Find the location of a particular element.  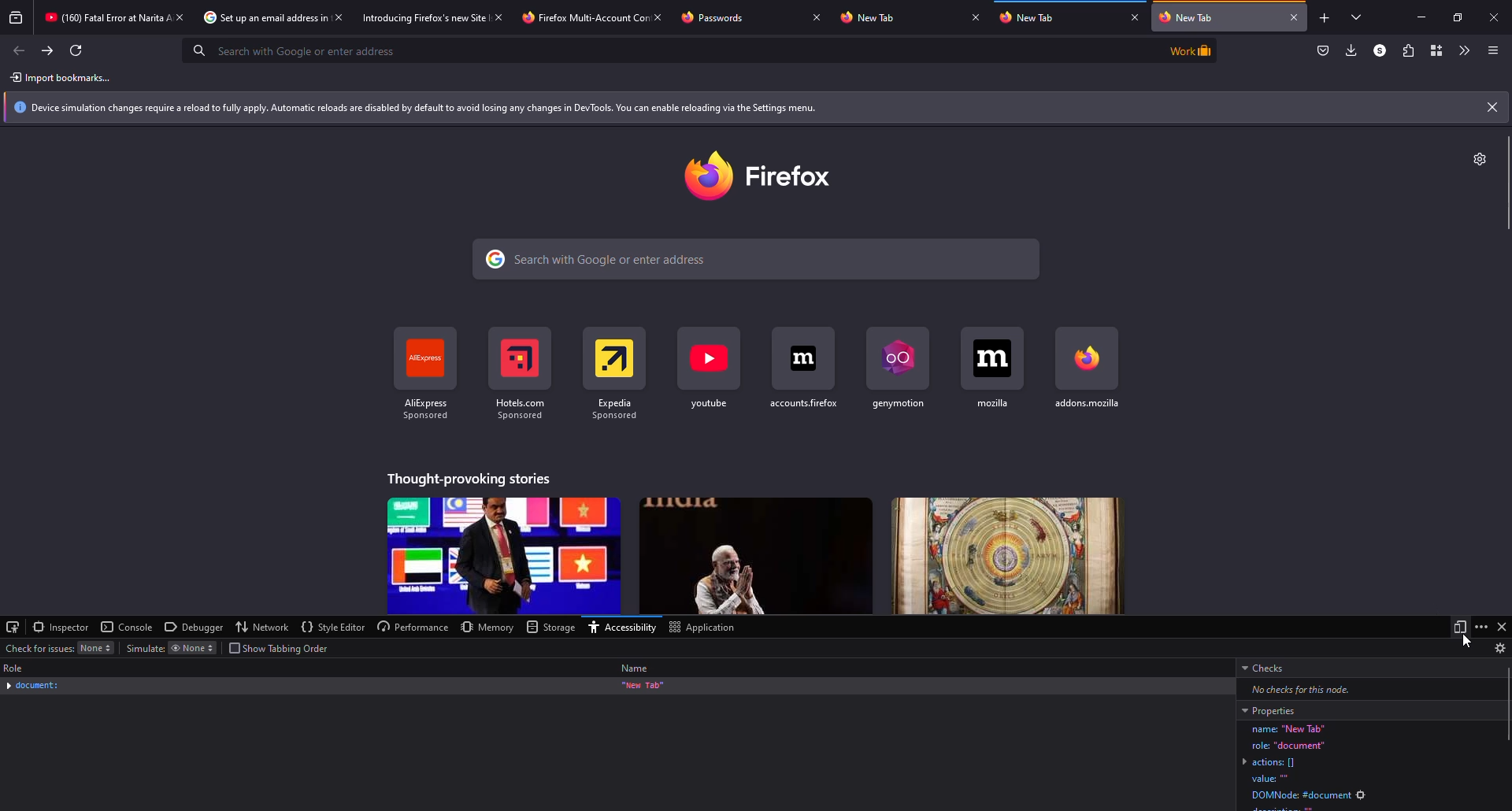

Firefox Mozilla shortcut is located at coordinates (1088, 368).